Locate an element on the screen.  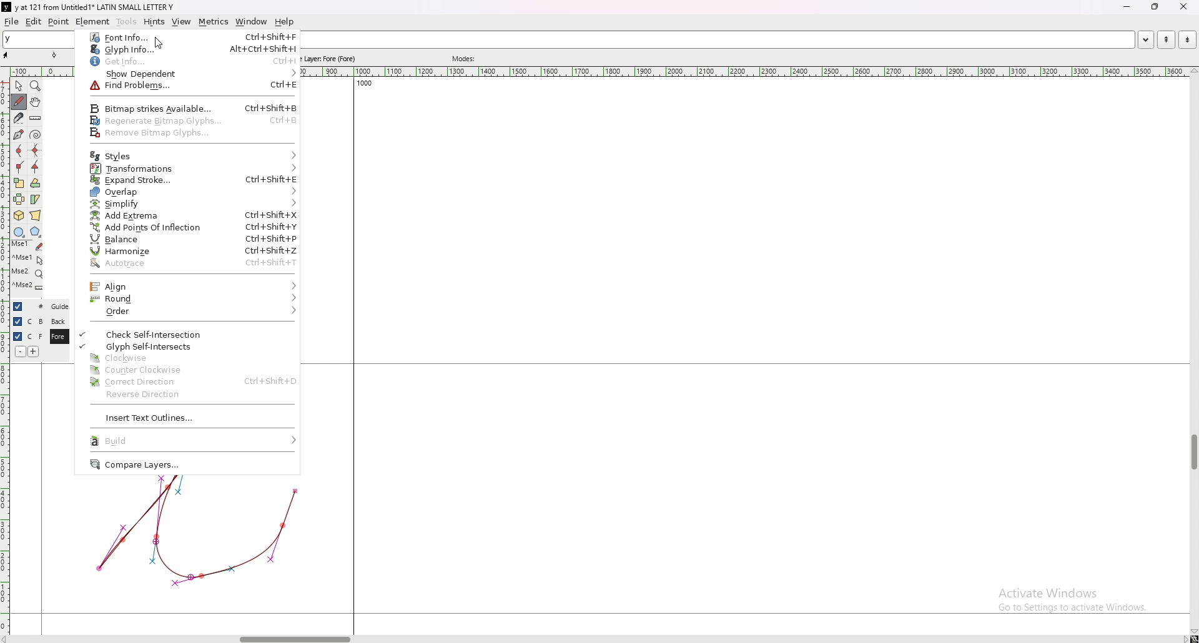
find problems is located at coordinates (185, 87).